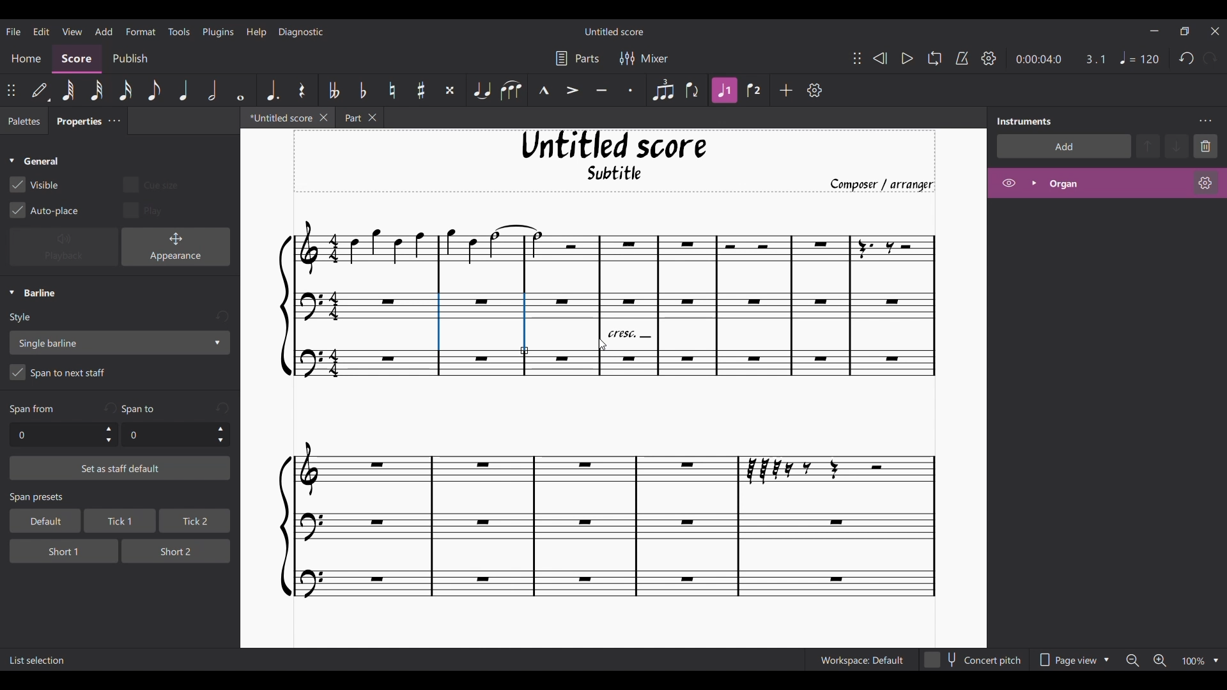 The image size is (1227, 690). I want to click on Cursor clicking on Barline, so click(602, 345).